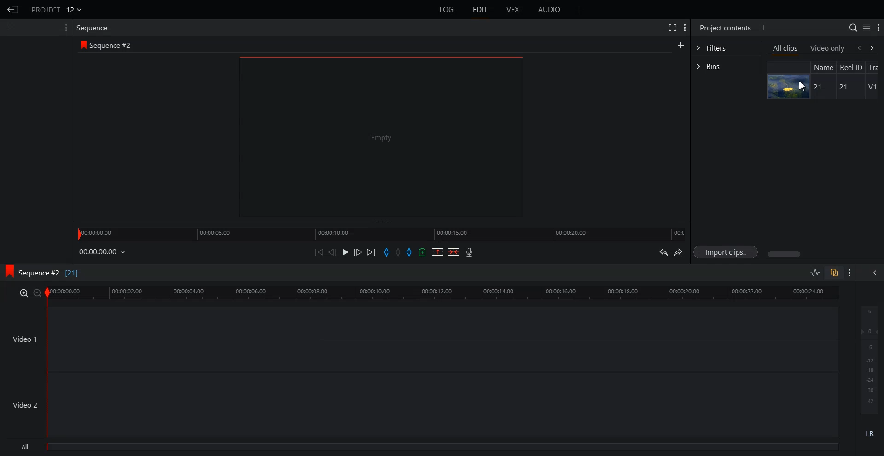 This screenshot has width=884, height=456. Describe the element at coordinates (438, 252) in the screenshot. I see `Remove the mark section` at that location.